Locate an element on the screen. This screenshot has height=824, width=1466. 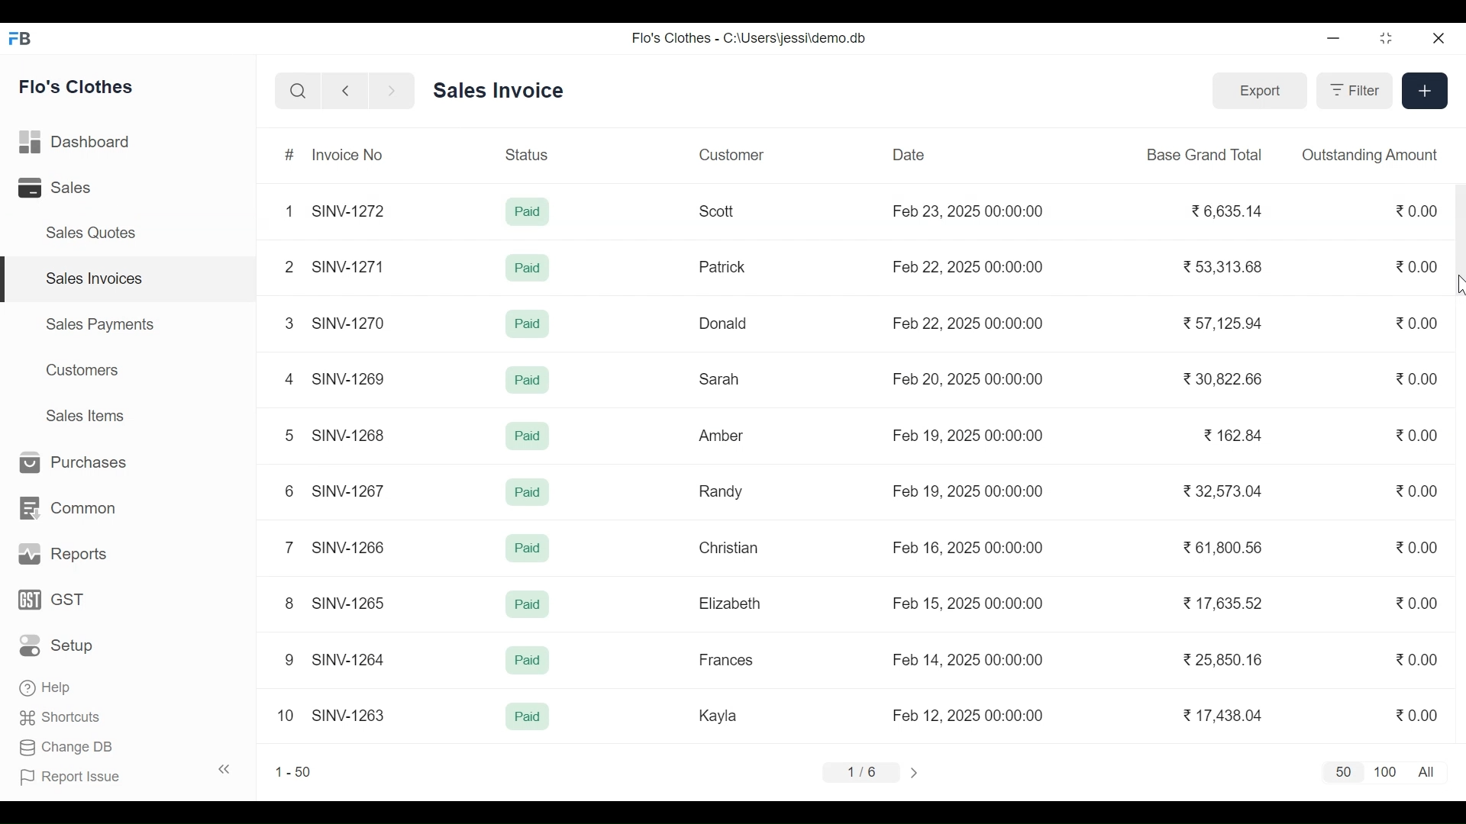
Sales Payments is located at coordinates (101, 323).